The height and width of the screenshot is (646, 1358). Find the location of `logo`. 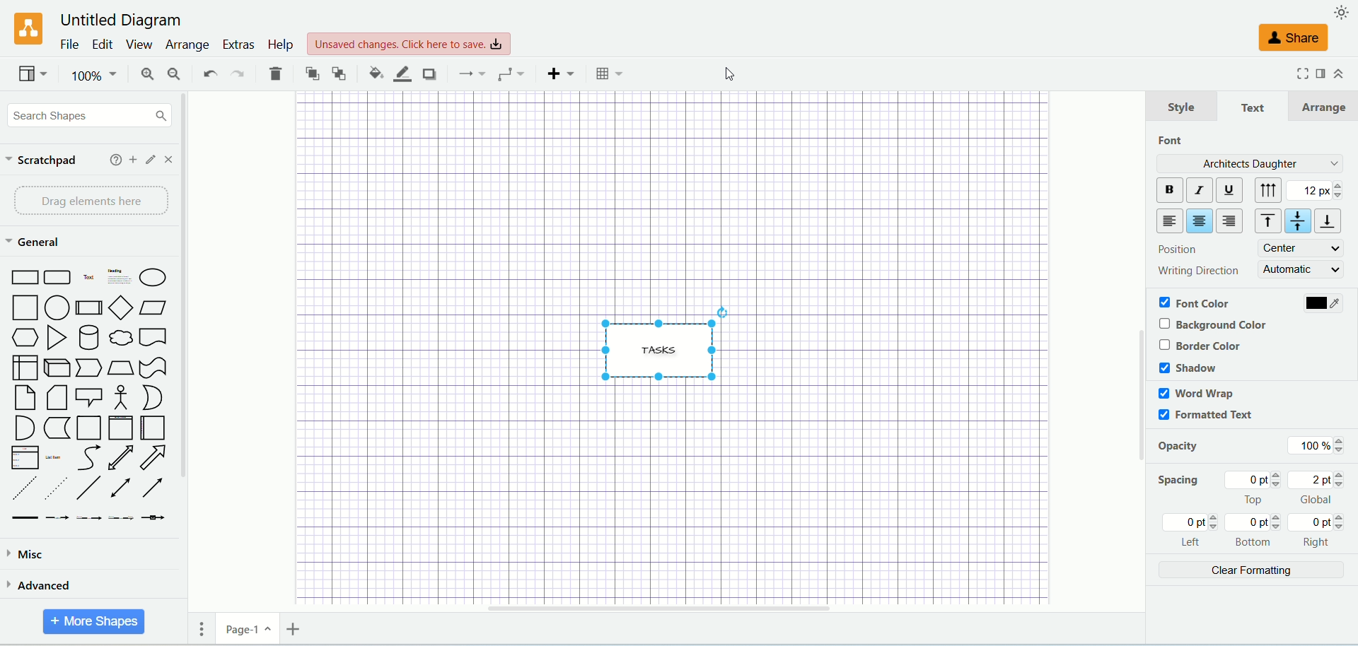

logo is located at coordinates (24, 28).